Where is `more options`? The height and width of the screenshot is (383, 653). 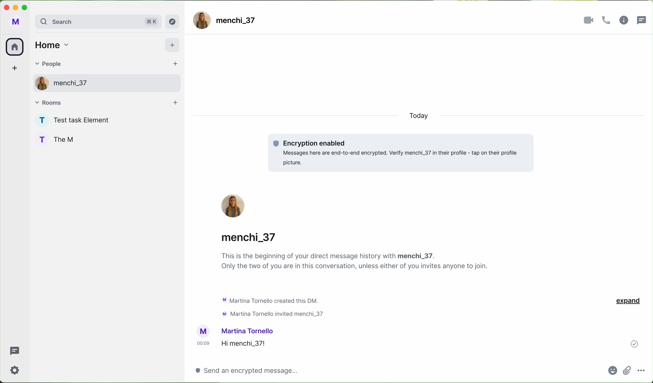
more options is located at coordinates (642, 369).